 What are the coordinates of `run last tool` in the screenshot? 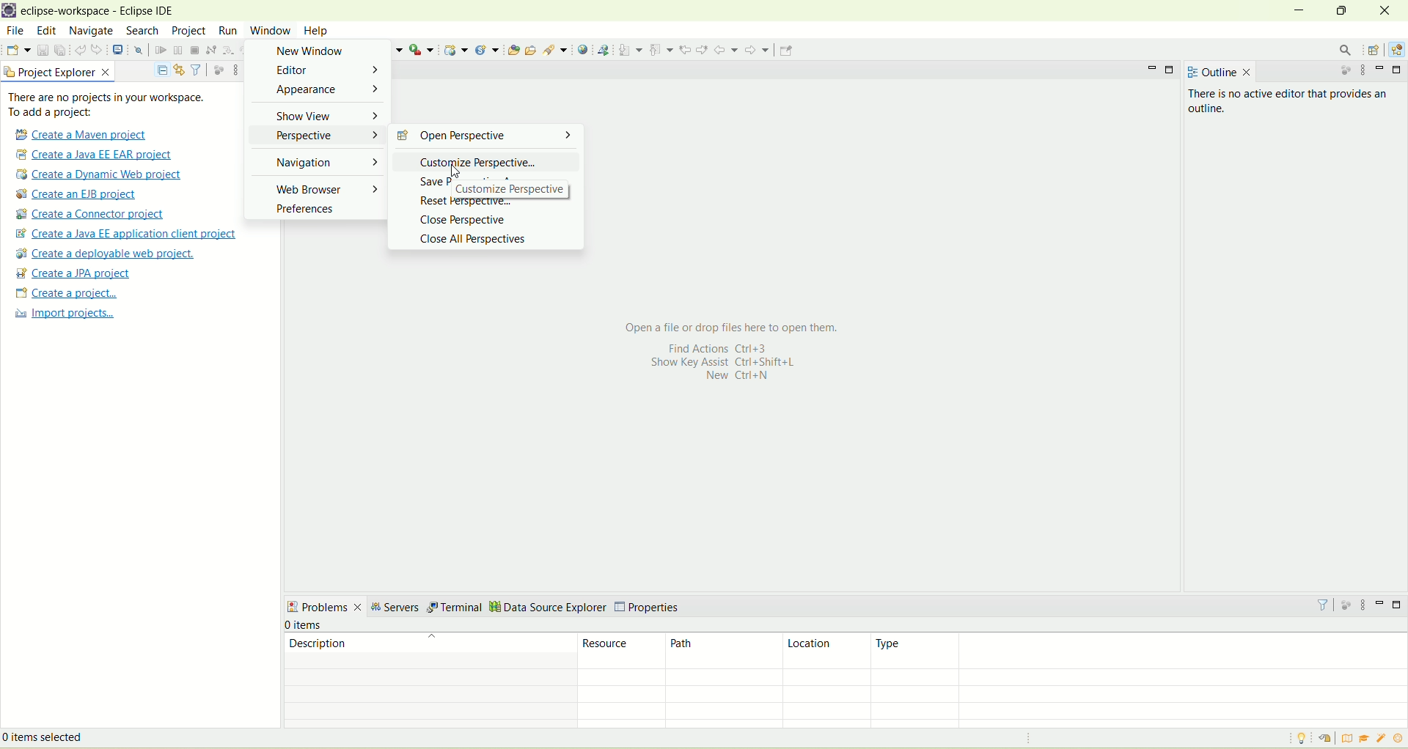 It's located at (420, 50).